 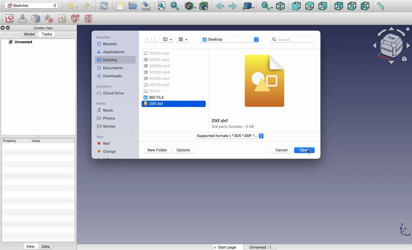 What do you see at coordinates (88, 6) in the screenshot?
I see `Redo` at bounding box center [88, 6].